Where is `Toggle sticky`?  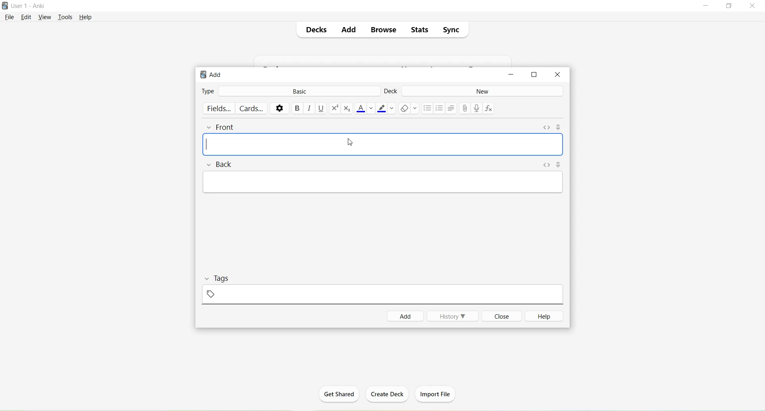 Toggle sticky is located at coordinates (560, 127).